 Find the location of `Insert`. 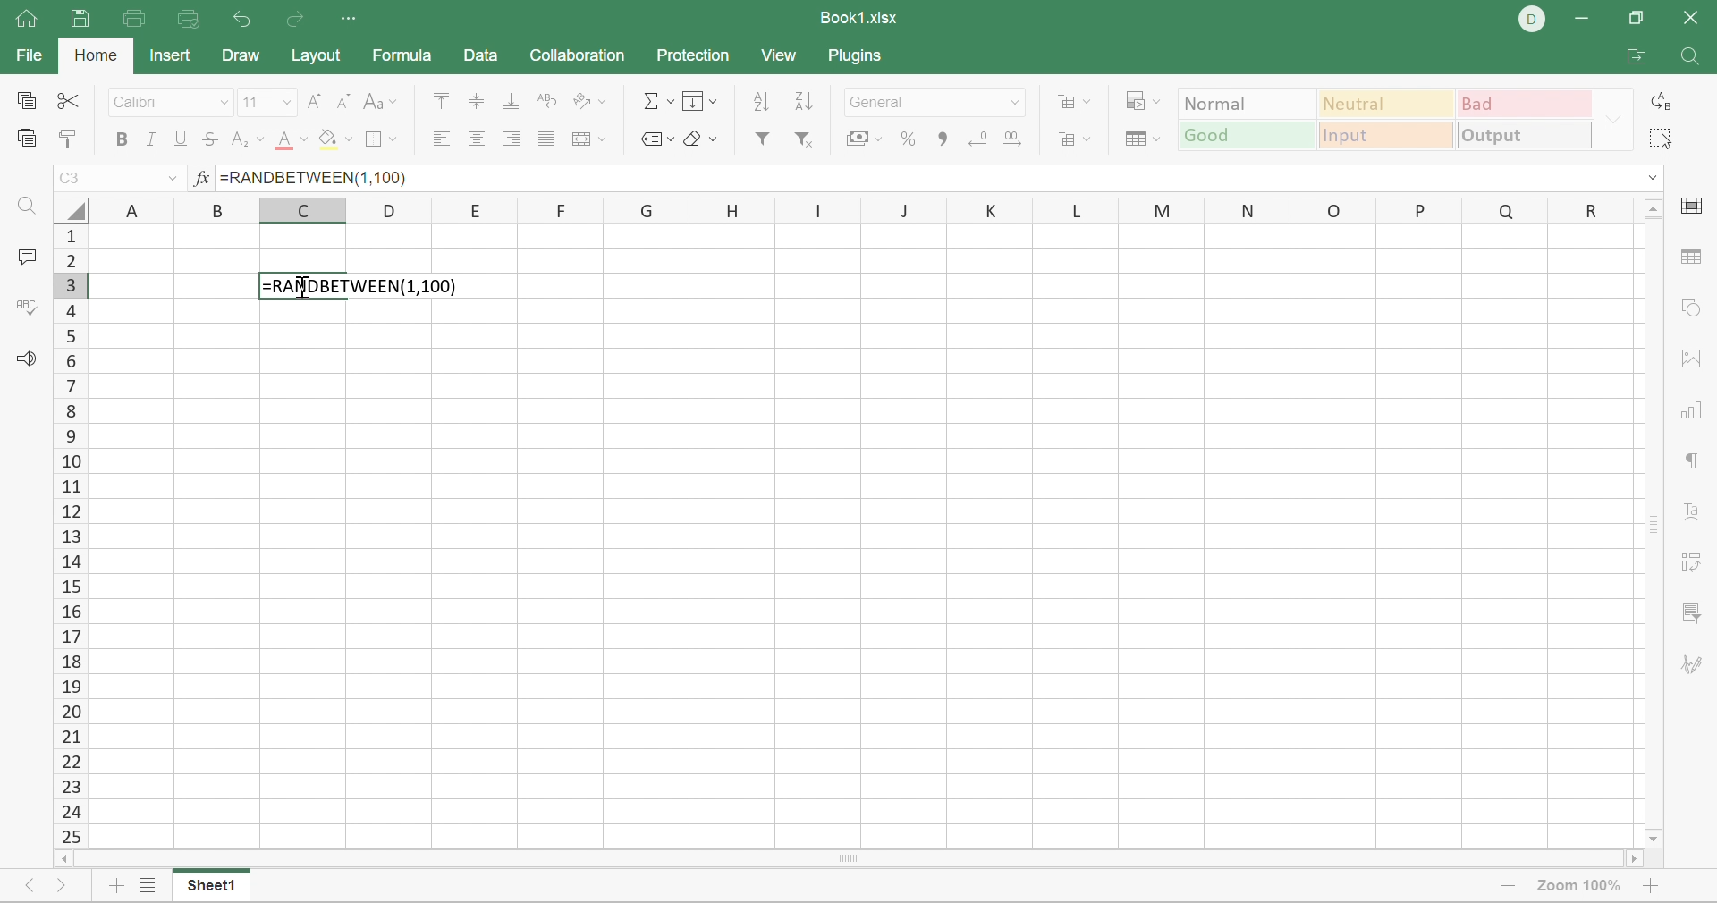

Insert is located at coordinates (174, 58).